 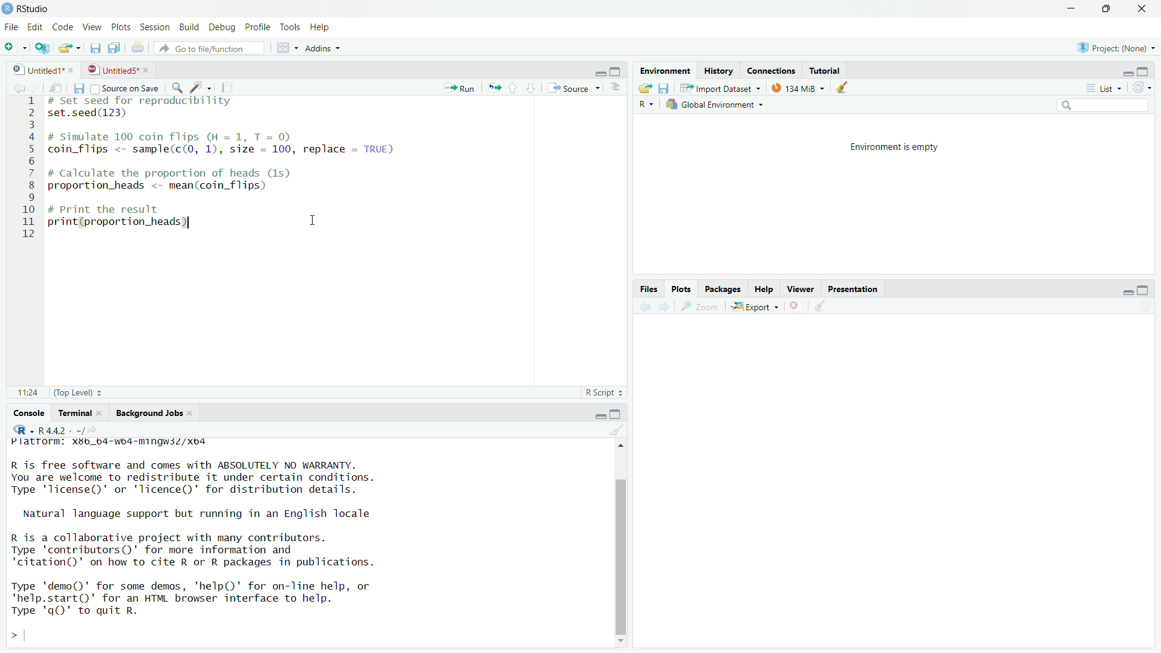 What do you see at coordinates (802, 289) in the screenshot?
I see `Viewer` at bounding box center [802, 289].